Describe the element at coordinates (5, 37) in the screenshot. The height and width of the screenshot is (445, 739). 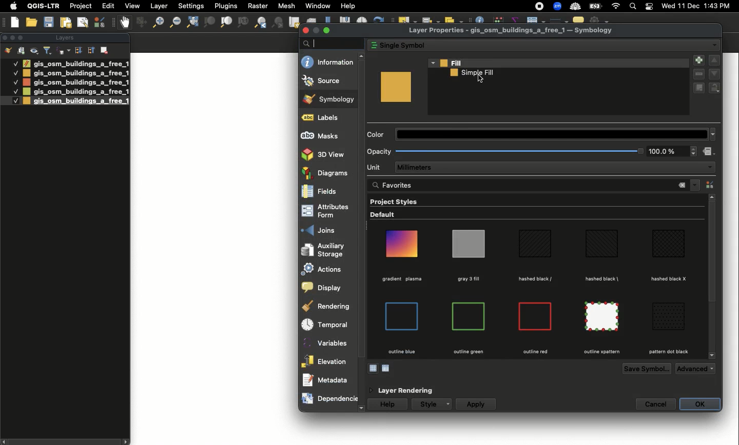
I see `Clsoe` at that location.